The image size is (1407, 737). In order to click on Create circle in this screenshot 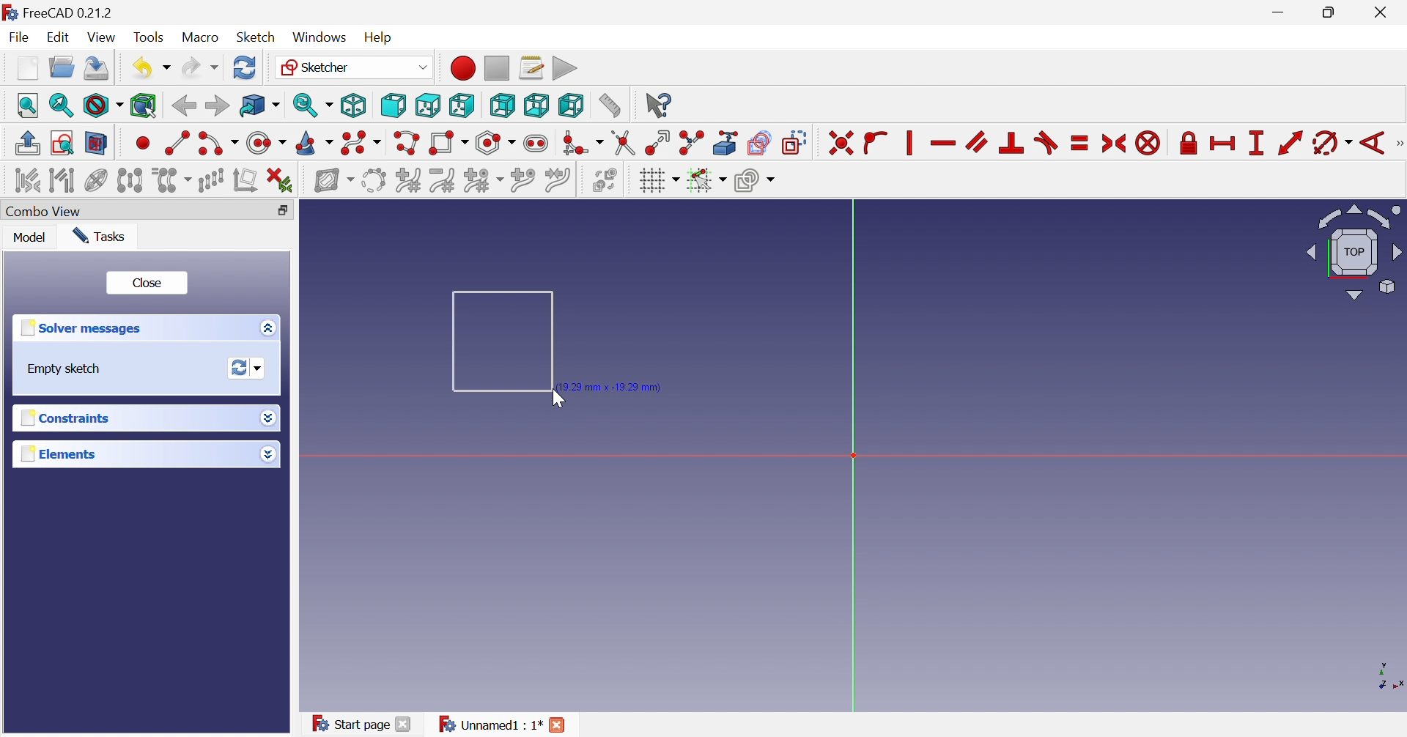, I will do `click(265, 144)`.